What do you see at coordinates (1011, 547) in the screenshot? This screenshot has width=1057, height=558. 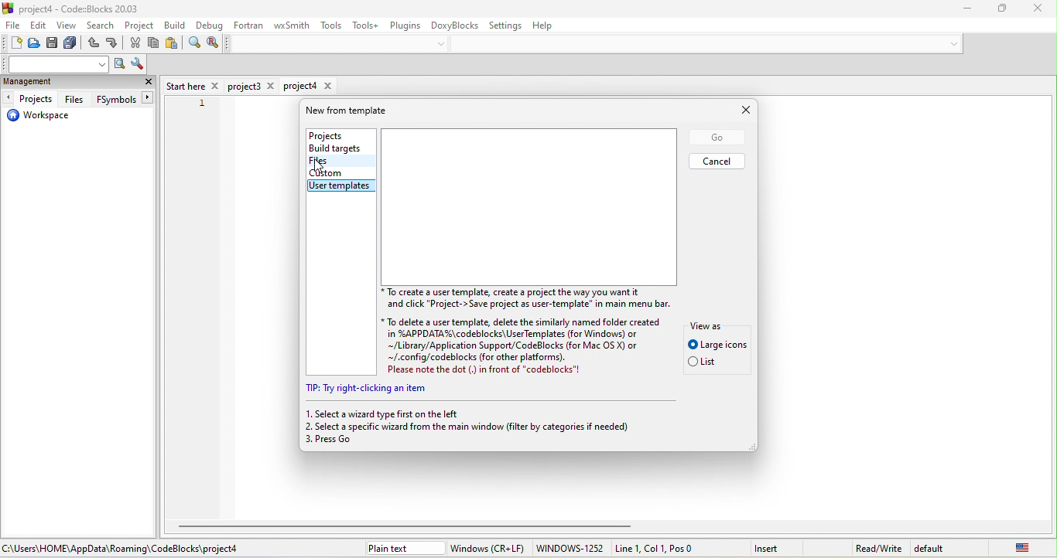 I see `united state` at bounding box center [1011, 547].